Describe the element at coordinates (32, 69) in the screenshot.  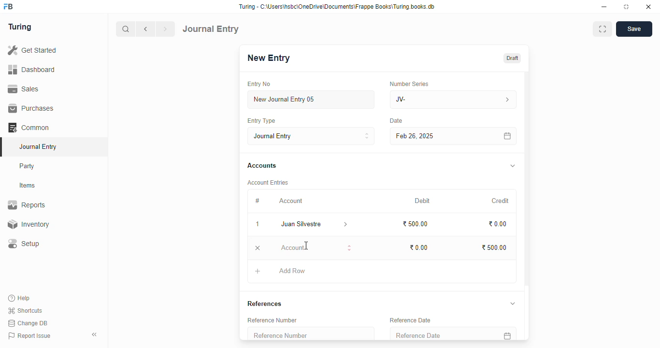
I see `dashboard` at that location.